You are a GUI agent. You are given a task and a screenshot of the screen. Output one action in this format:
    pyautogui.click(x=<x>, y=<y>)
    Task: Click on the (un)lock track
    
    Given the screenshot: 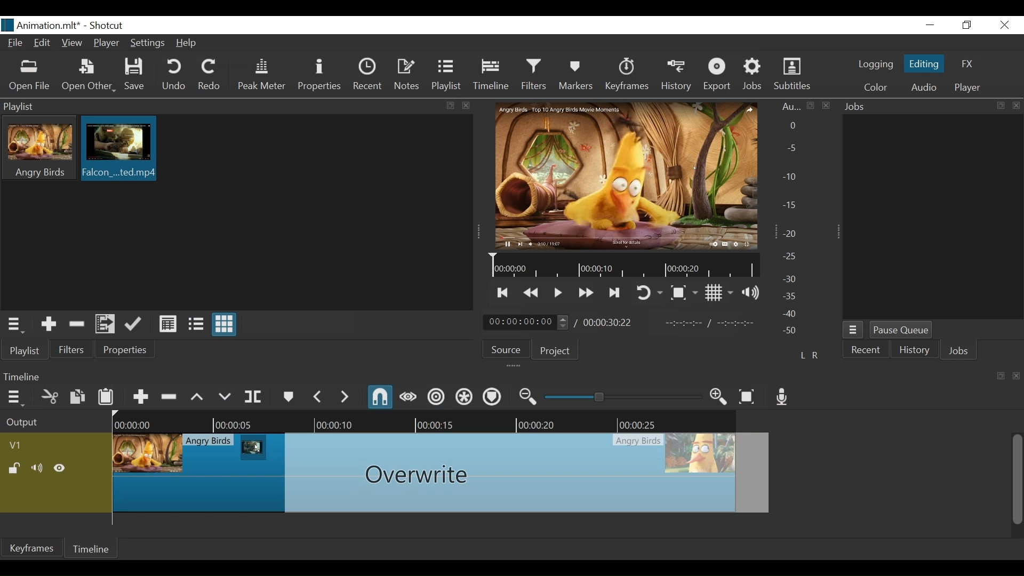 What is the action you would take?
    pyautogui.click(x=15, y=468)
    